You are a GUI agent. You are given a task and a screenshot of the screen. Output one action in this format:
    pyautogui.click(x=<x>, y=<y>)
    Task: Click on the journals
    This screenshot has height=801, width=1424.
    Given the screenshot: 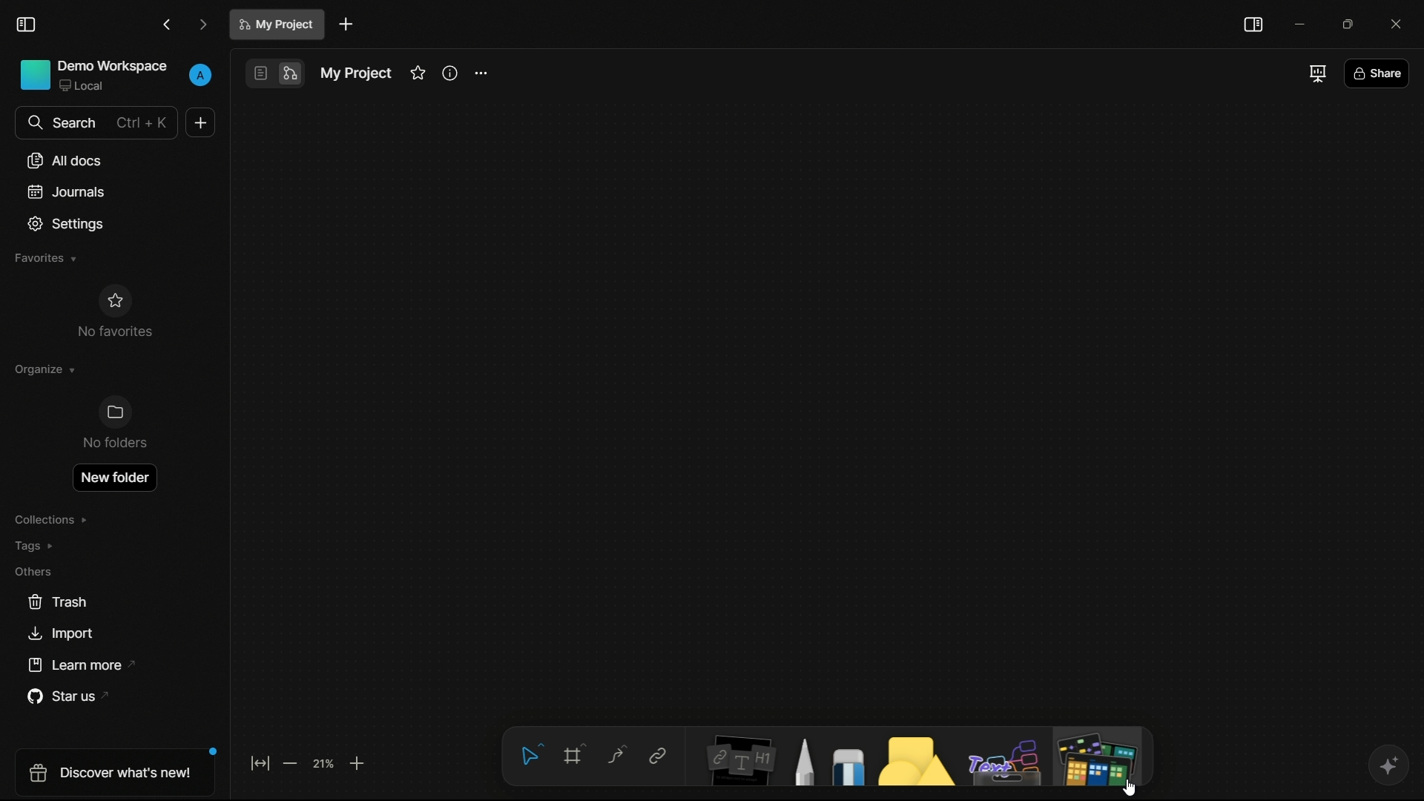 What is the action you would take?
    pyautogui.click(x=64, y=191)
    